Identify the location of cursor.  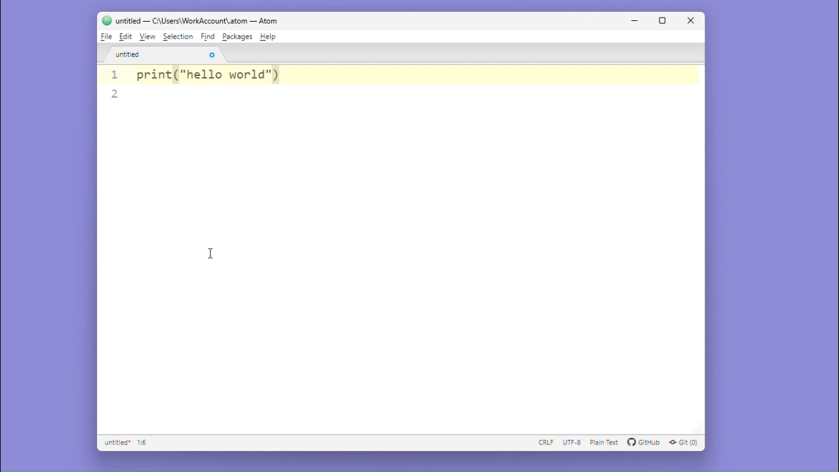
(215, 251).